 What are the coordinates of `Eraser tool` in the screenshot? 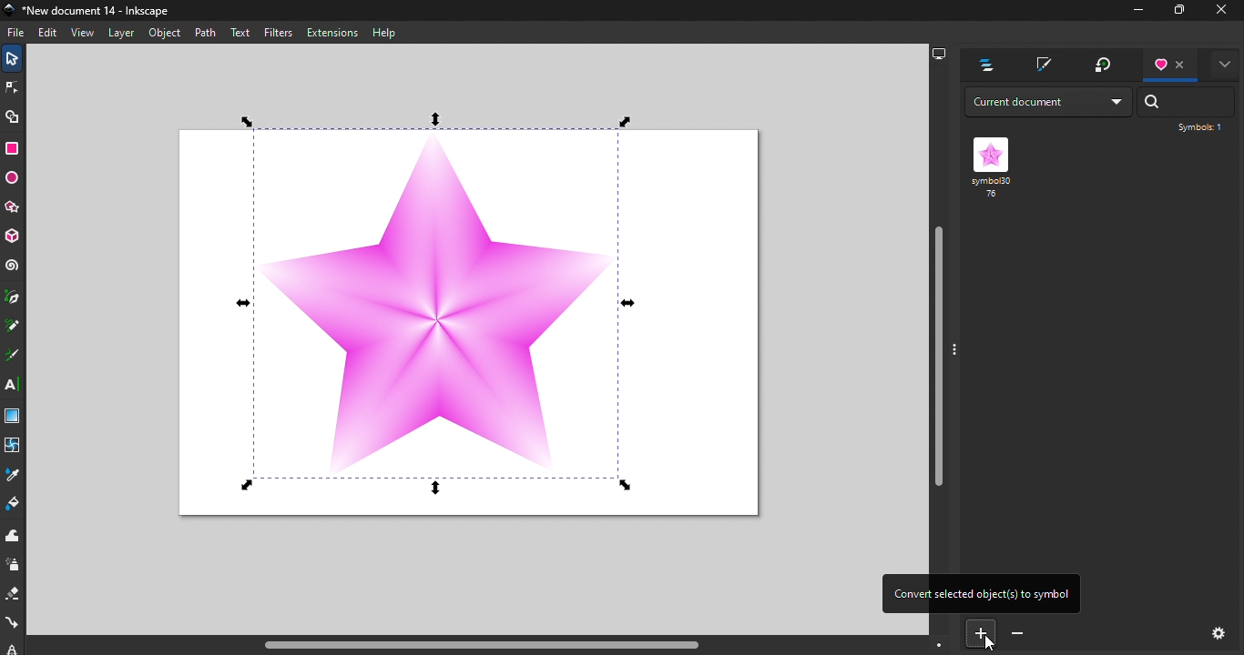 It's located at (15, 594).